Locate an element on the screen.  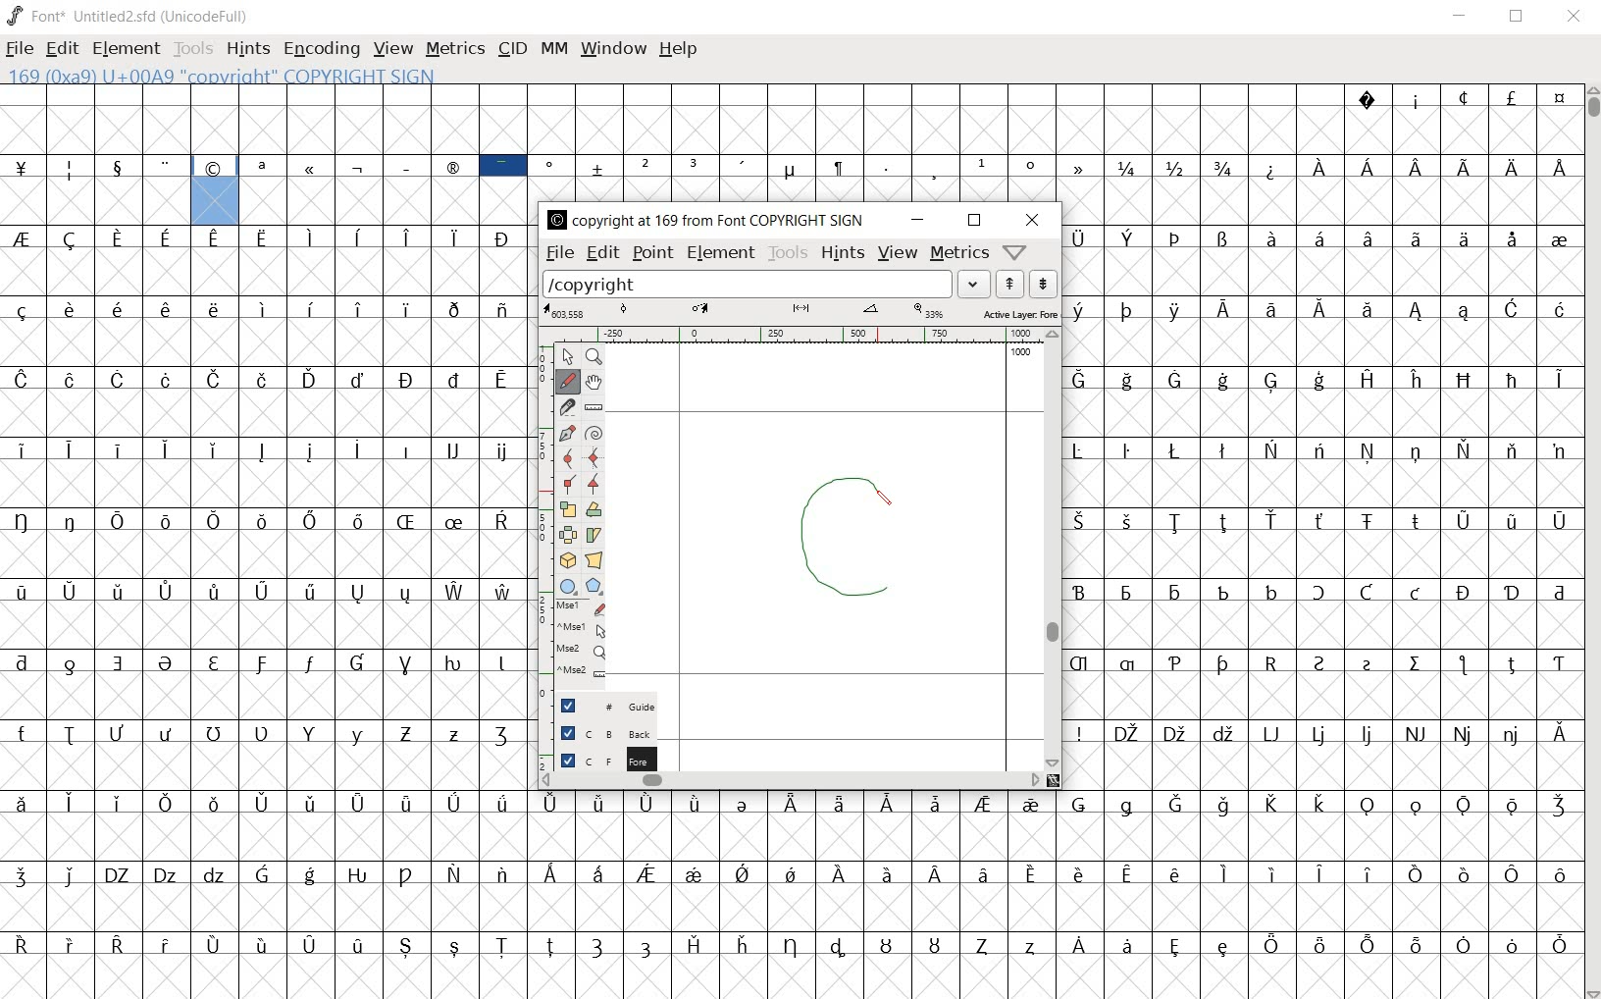
glyph characters is located at coordinates (1322, 504).